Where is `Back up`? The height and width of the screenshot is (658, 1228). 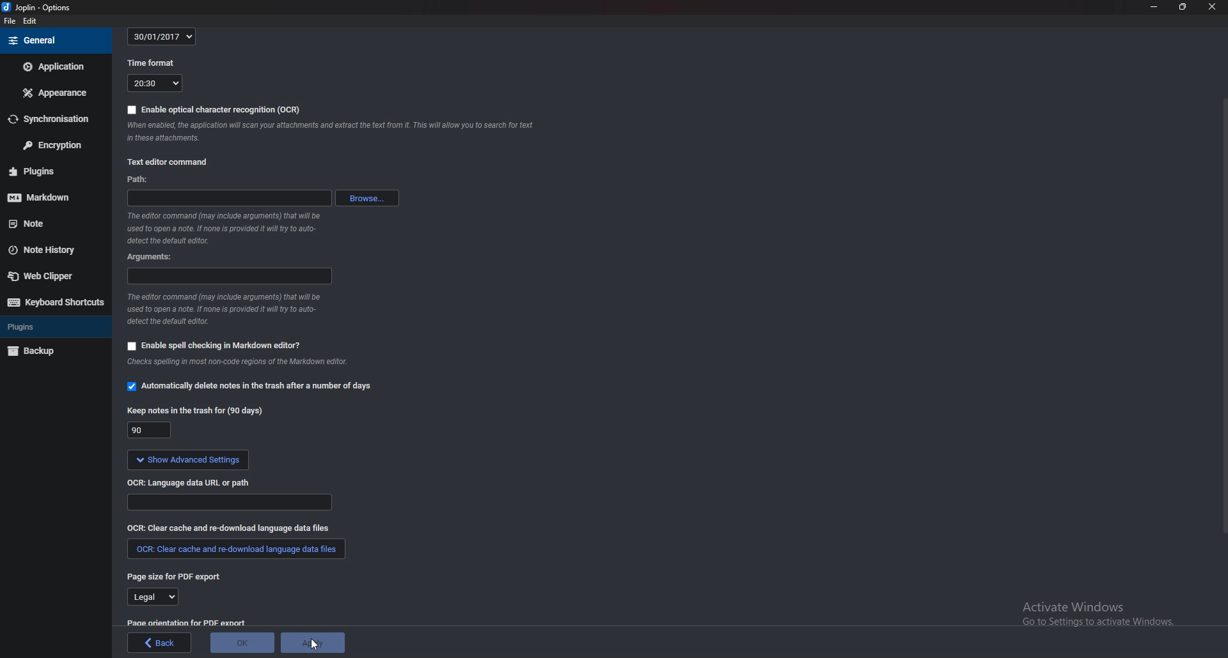 Back up is located at coordinates (56, 352).